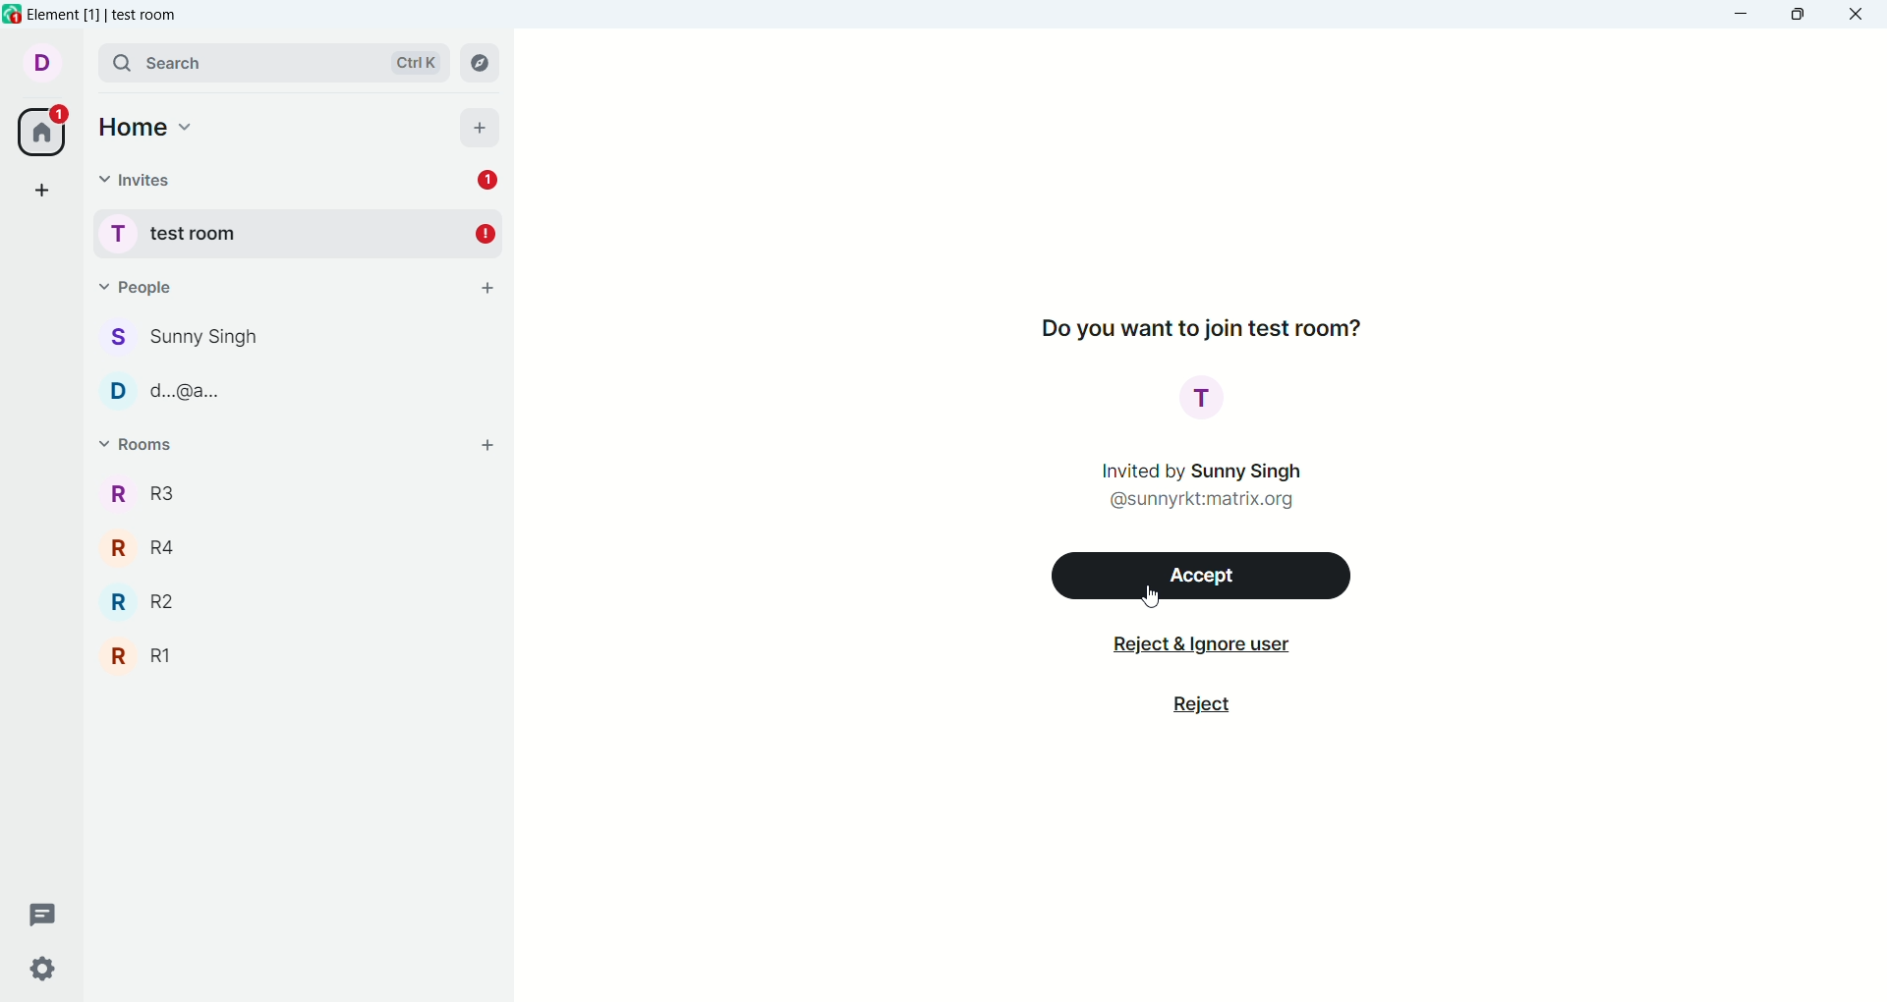 The height and width of the screenshot is (1002, 1887). What do you see at coordinates (1798, 17) in the screenshot?
I see `maximize` at bounding box center [1798, 17].